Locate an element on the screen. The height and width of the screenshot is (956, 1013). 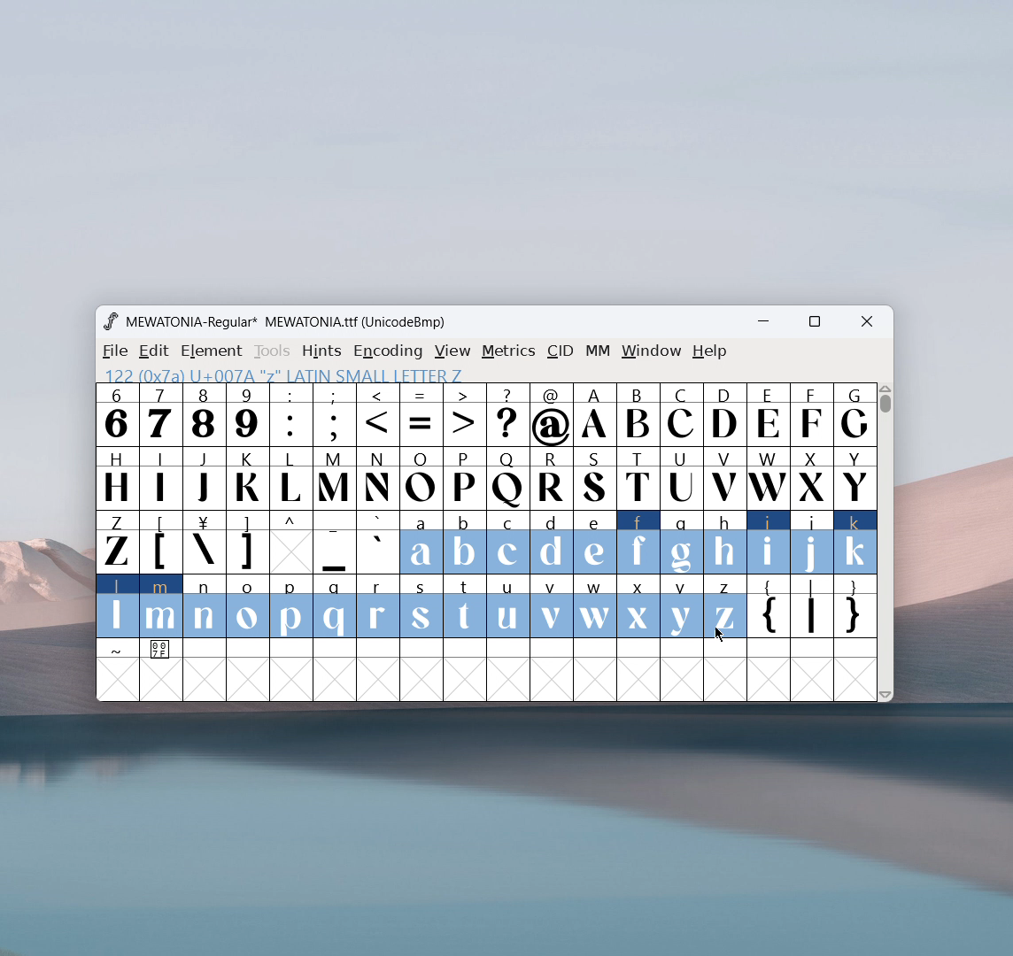
@ is located at coordinates (553, 415).